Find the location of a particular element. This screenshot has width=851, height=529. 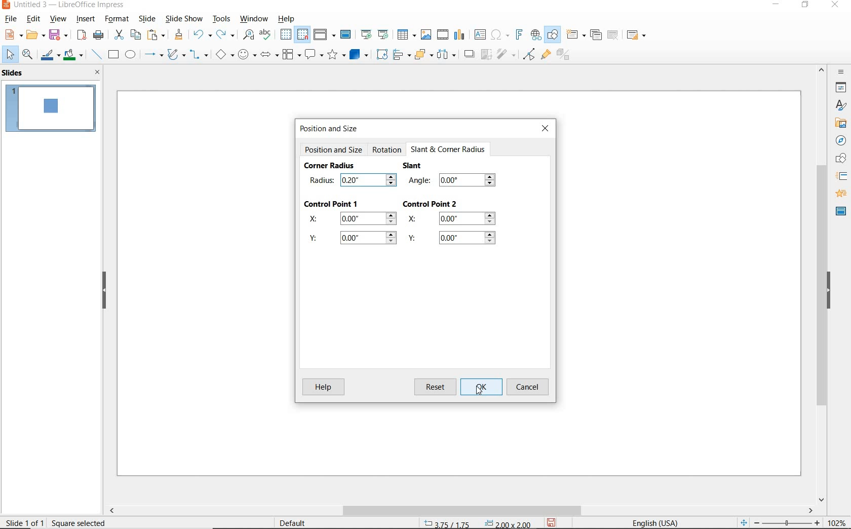

spelling is located at coordinates (267, 36).